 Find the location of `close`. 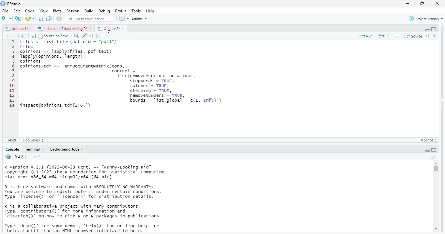

close is located at coordinates (43, 149).